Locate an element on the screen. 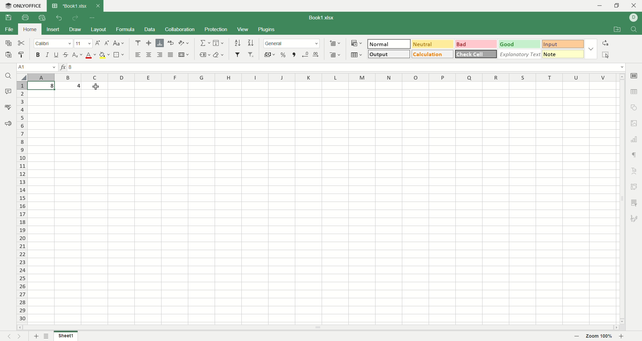 This screenshot has width=642, height=341. chart settings is located at coordinates (635, 139).